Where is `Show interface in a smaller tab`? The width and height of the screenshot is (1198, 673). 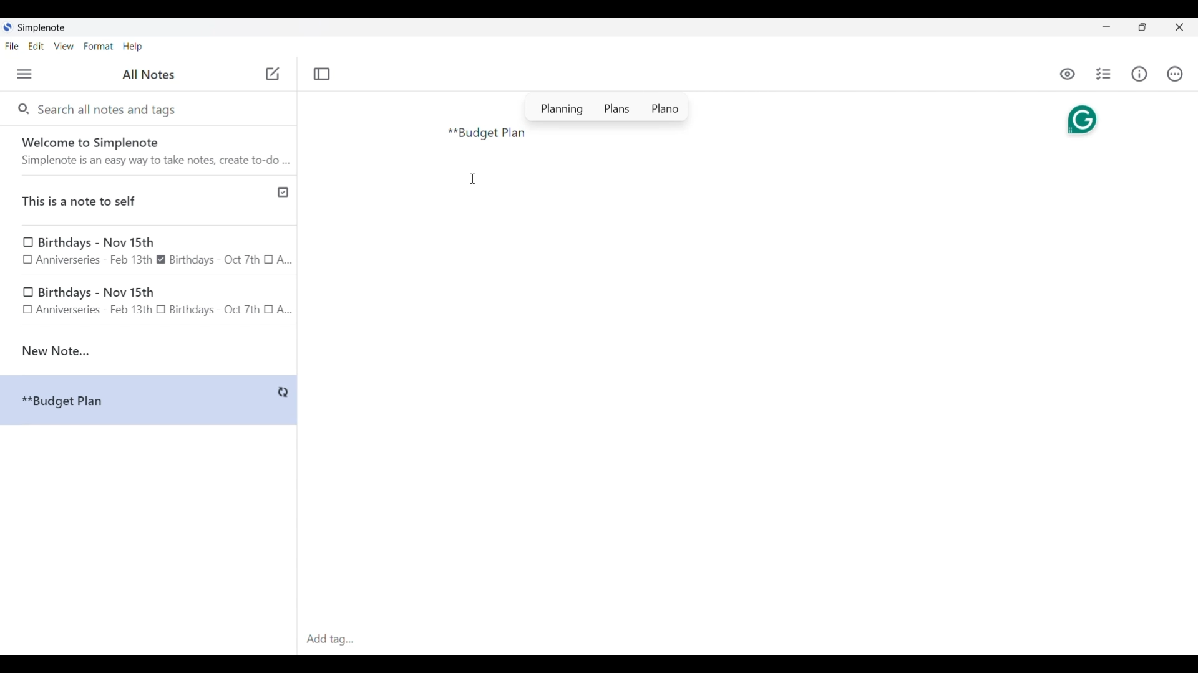
Show interface in a smaller tab is located at coordinates (1142, 27).